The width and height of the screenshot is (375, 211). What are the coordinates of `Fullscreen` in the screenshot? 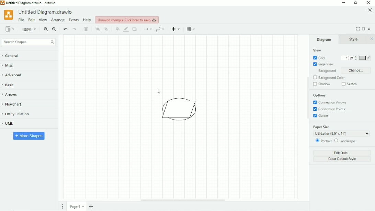 It's located at (358, 29).